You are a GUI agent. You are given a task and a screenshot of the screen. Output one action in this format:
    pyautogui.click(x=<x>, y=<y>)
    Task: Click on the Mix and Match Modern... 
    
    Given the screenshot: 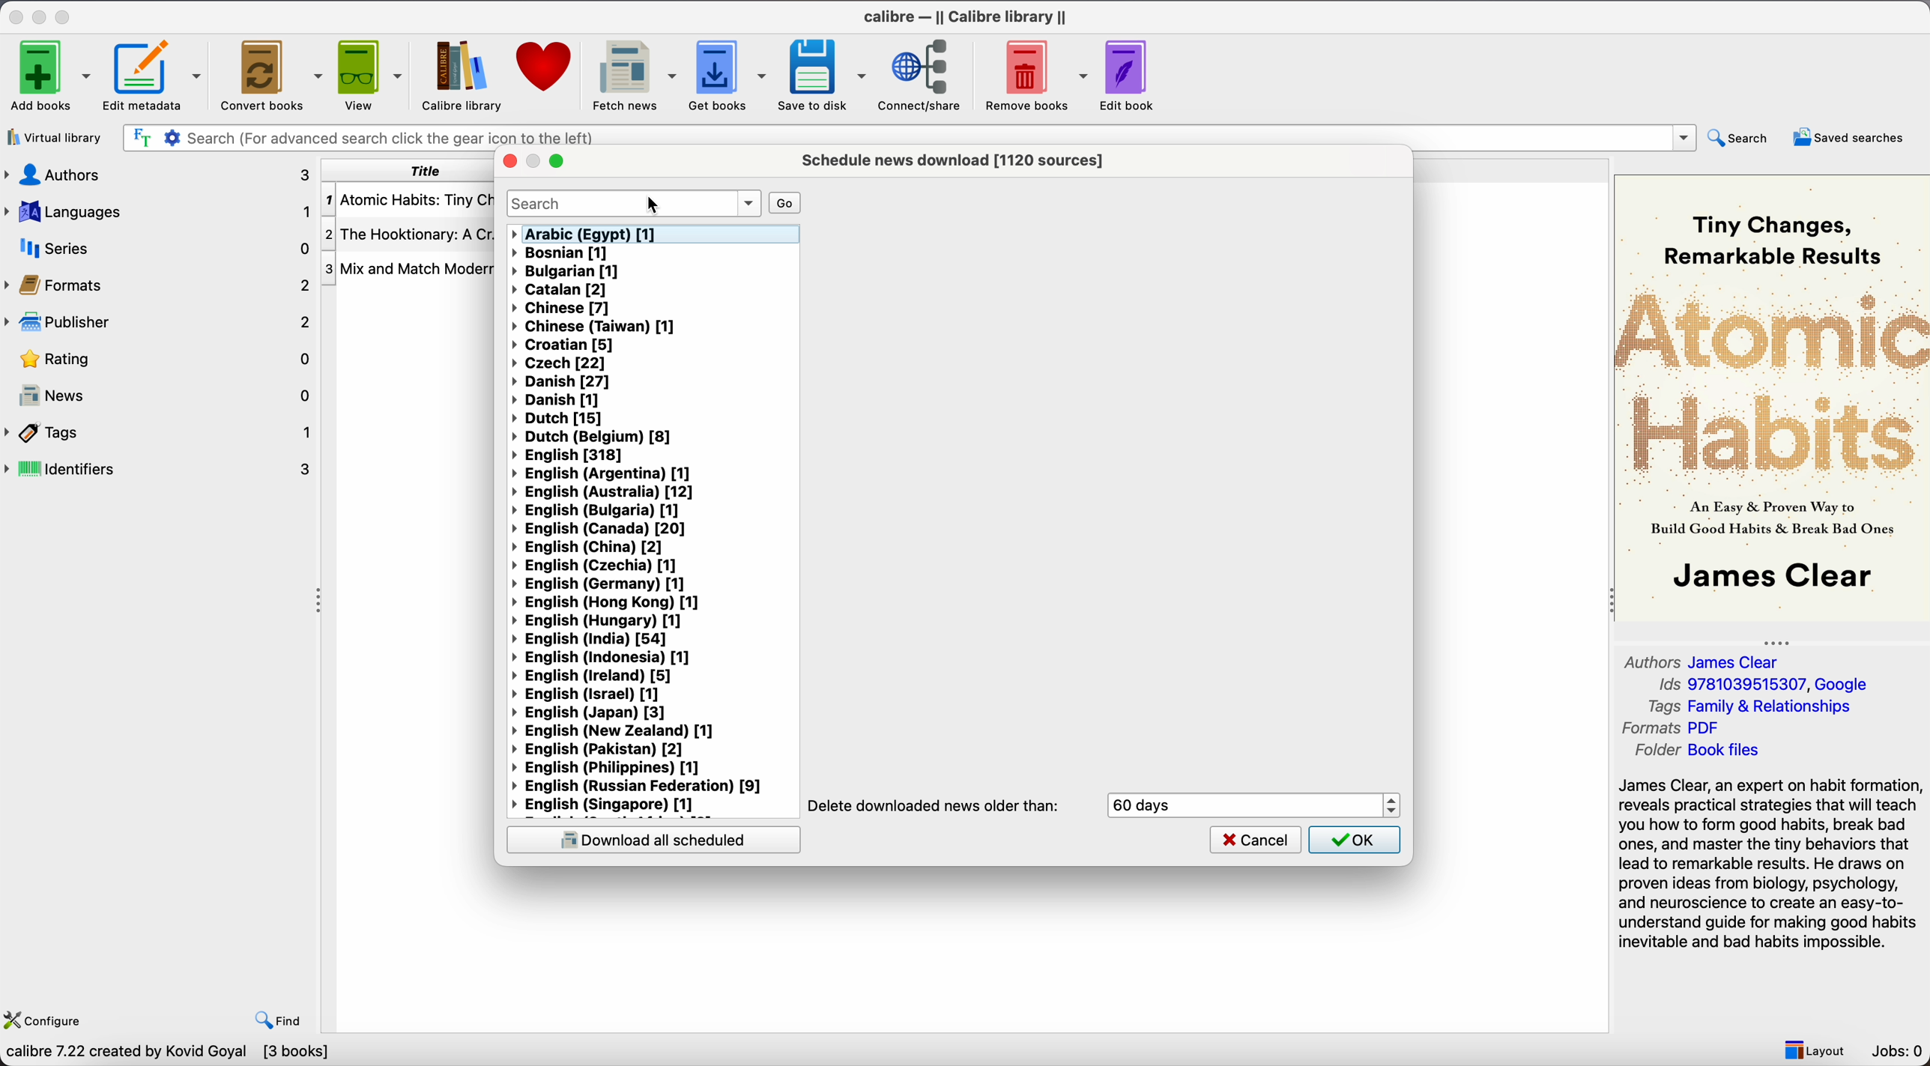 What is the action you would take?
    pyautogui.click(x=410, y=270)
    